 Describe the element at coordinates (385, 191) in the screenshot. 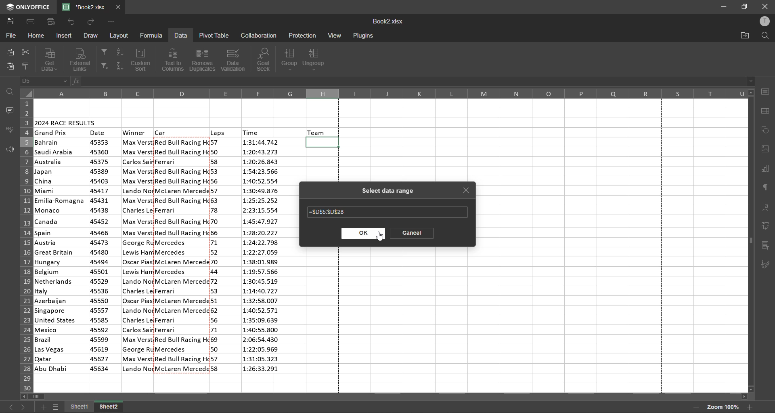

I see `select data range` at that location.